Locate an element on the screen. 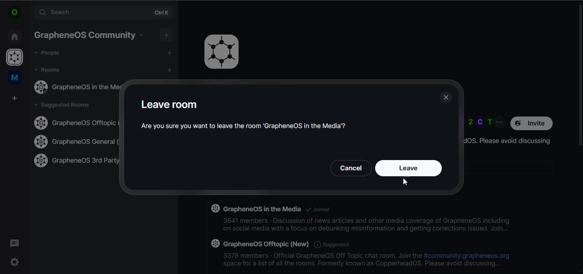 This screenshot has width=583, height=274. scrolbar is located at coordinates (579, 73).